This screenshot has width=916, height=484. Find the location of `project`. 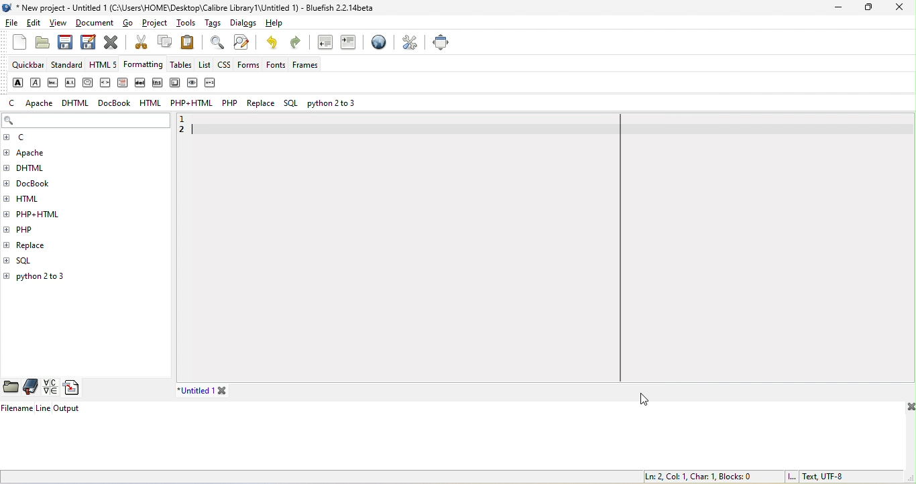

project is located at coordinates (156, 25).